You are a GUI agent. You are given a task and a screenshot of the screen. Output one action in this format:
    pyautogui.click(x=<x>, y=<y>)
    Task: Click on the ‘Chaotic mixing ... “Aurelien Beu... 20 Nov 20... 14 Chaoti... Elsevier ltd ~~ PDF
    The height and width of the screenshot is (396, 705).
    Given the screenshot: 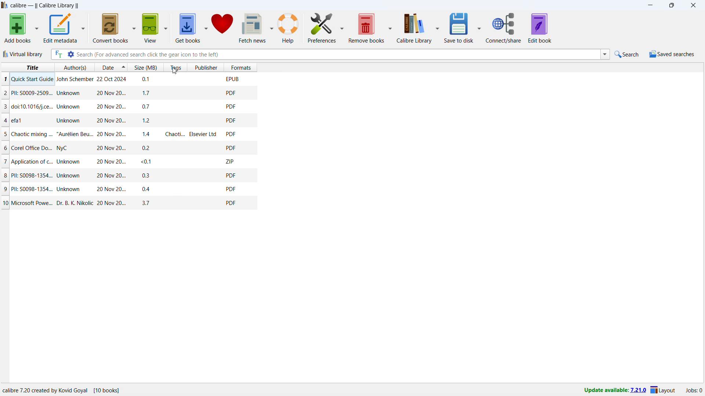 What is the action you would take?
    pyautogui.click(x=129, y=134)
    